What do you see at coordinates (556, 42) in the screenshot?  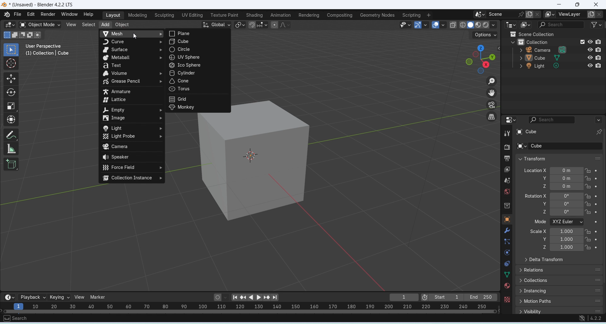 I see `Collection layer` at bounding box center [556, 42].